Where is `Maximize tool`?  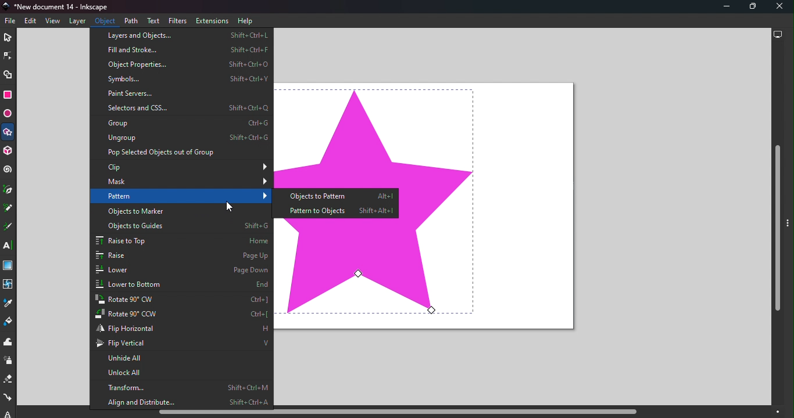
Maximize tool is located at coordinates (750, 6).